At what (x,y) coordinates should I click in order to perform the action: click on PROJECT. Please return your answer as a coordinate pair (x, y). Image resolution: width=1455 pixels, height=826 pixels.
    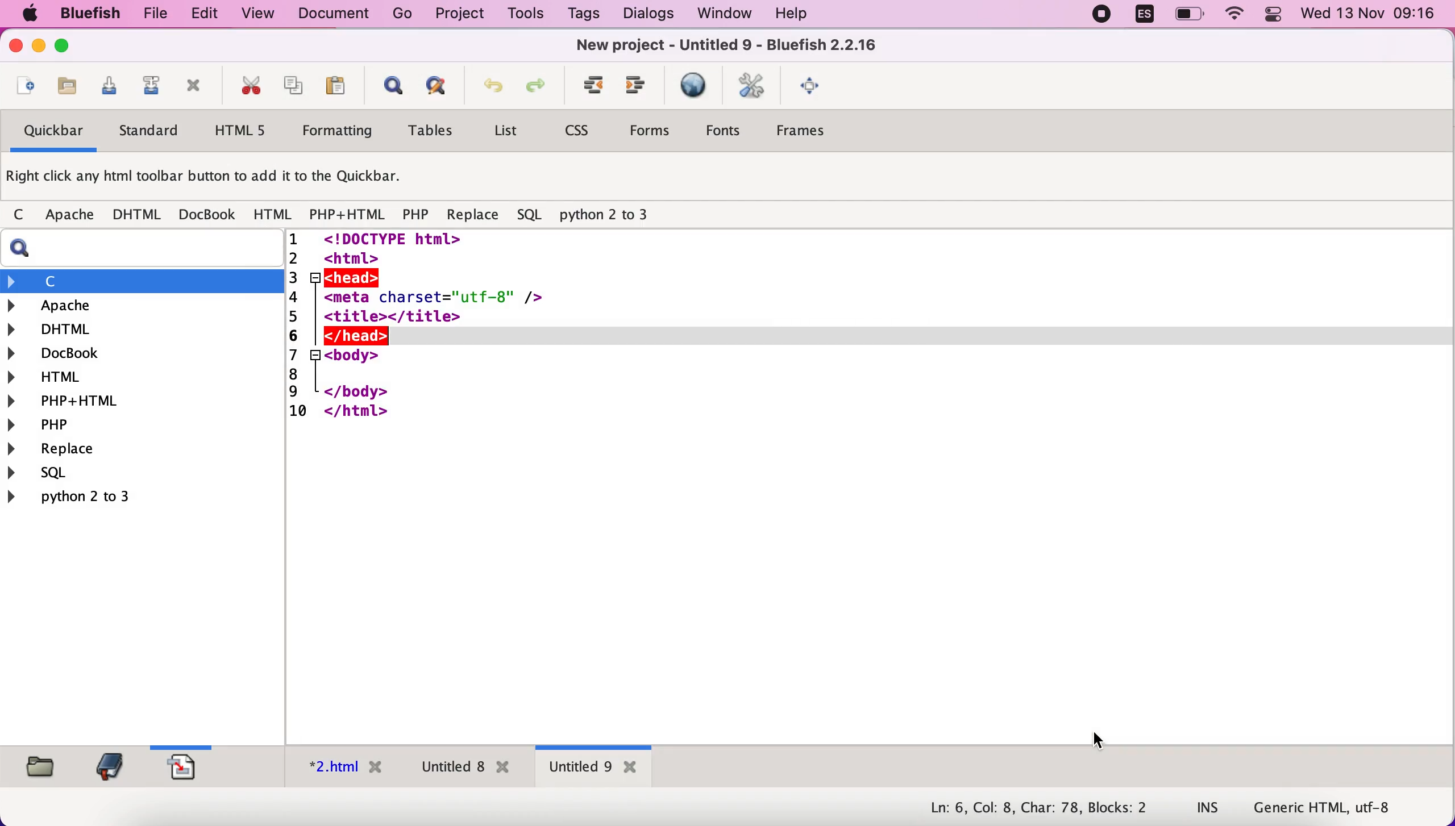
    Looking at the image, I should click on (460, 13).